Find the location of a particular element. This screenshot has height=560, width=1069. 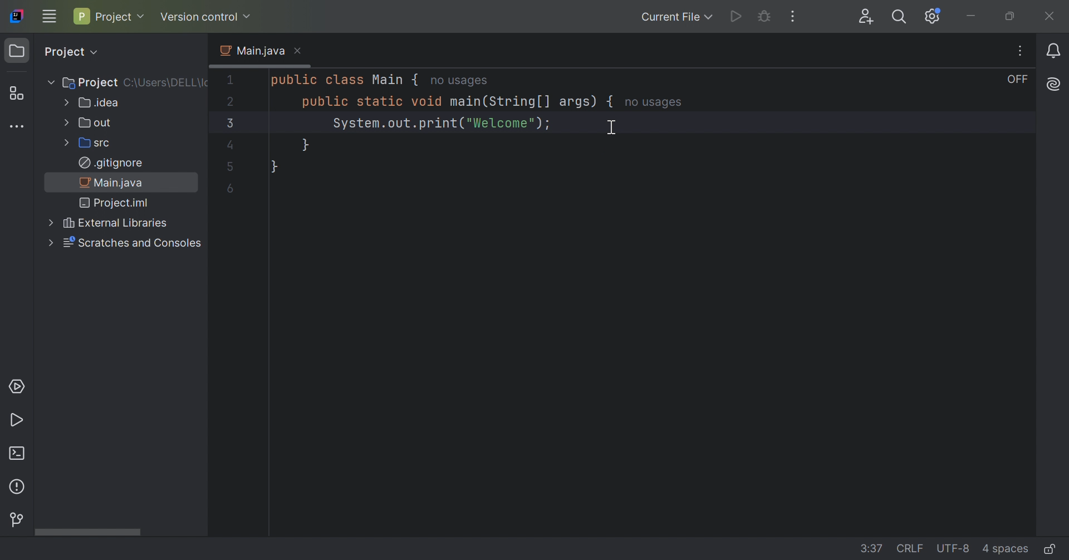

More tool windows is located at coordinates (20, 128).